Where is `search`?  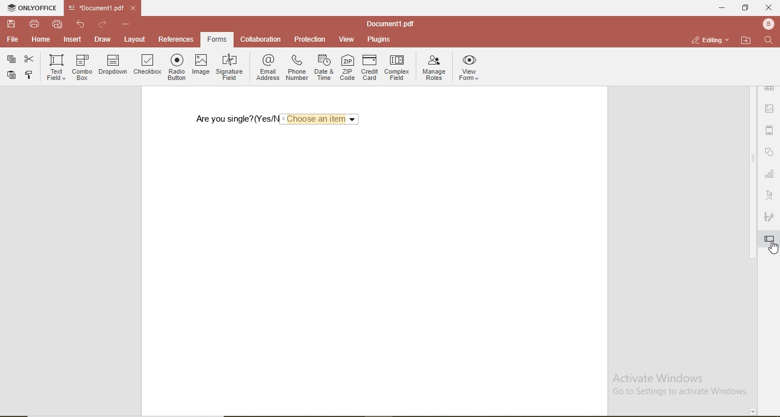
search is located at coordinates (770, 42).